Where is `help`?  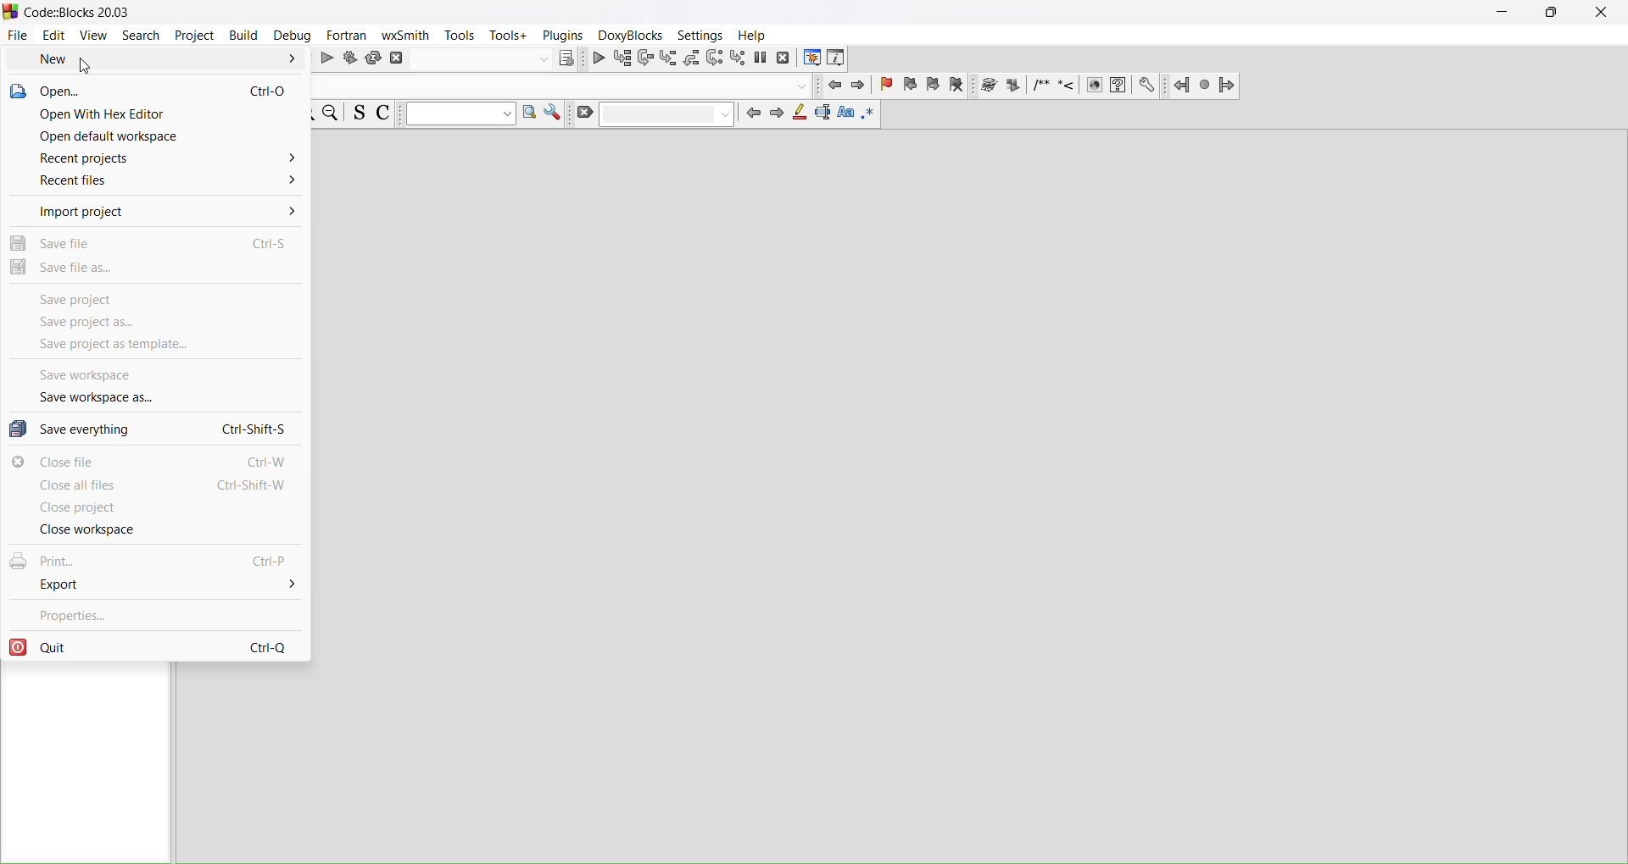
help is located at coordinates (755, 36).